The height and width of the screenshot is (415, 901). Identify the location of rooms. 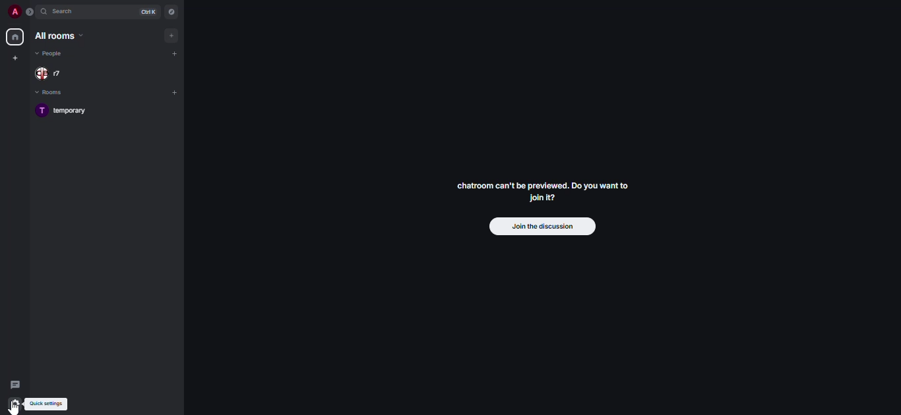
(53, 92).